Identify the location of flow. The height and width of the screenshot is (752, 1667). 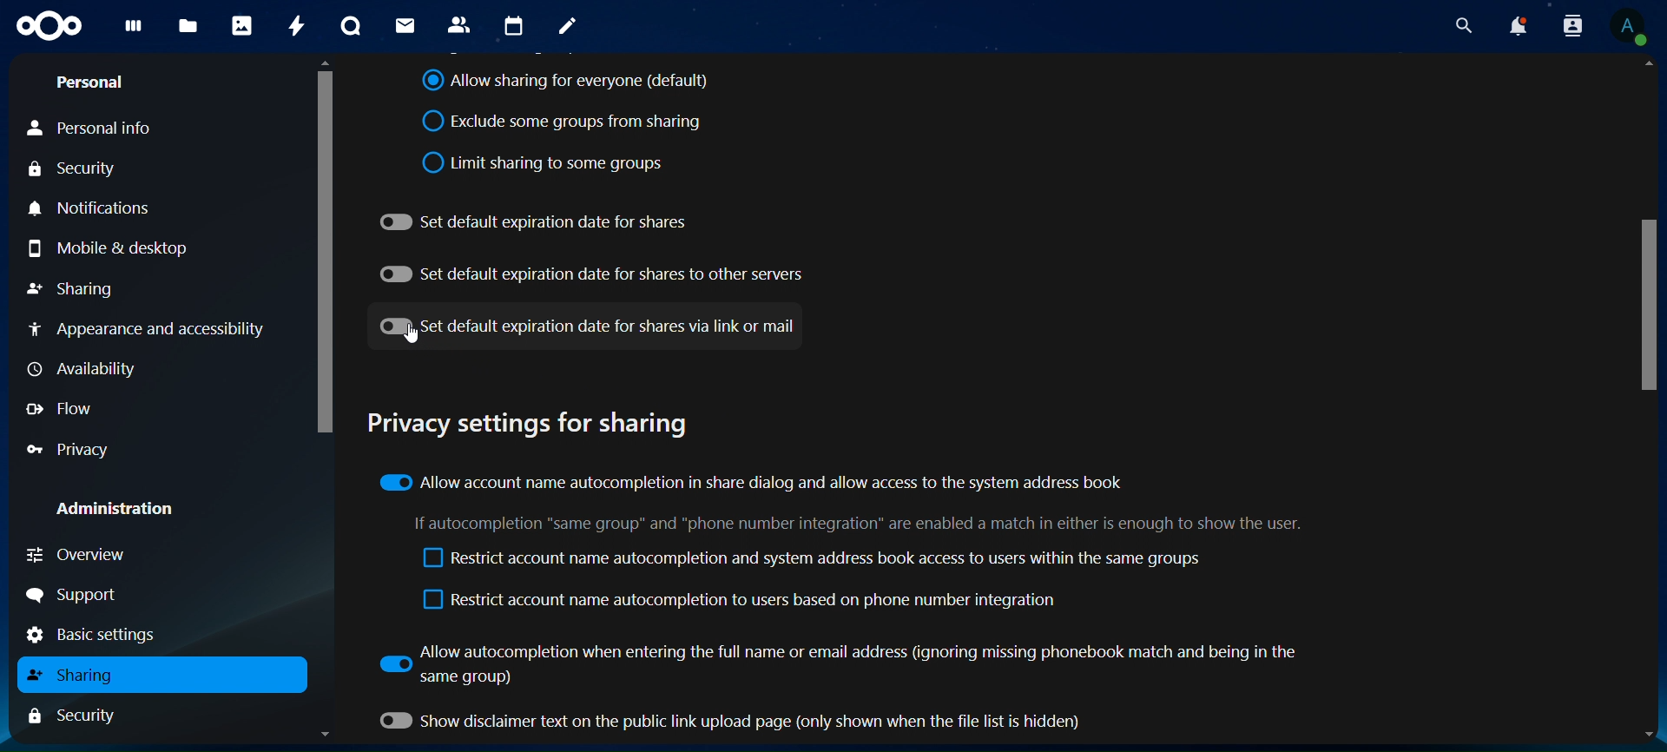
(60, 408).